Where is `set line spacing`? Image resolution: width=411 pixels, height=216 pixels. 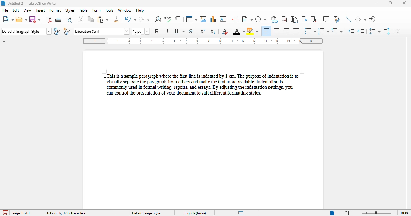 set line spacing is located at coordinates (375, 31).